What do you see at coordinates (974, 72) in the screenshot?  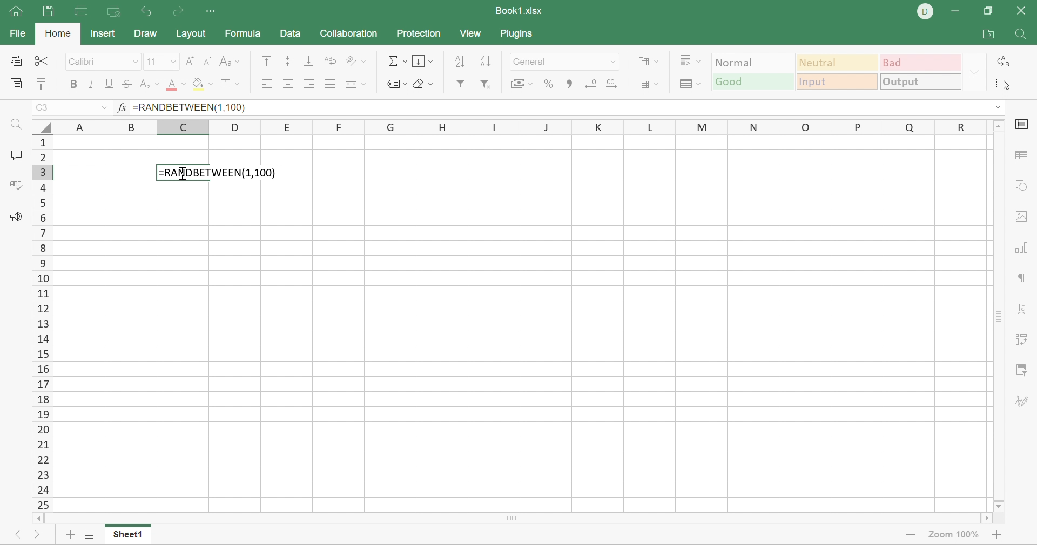 I see `Drop Down` at bounding box center [974, 72].